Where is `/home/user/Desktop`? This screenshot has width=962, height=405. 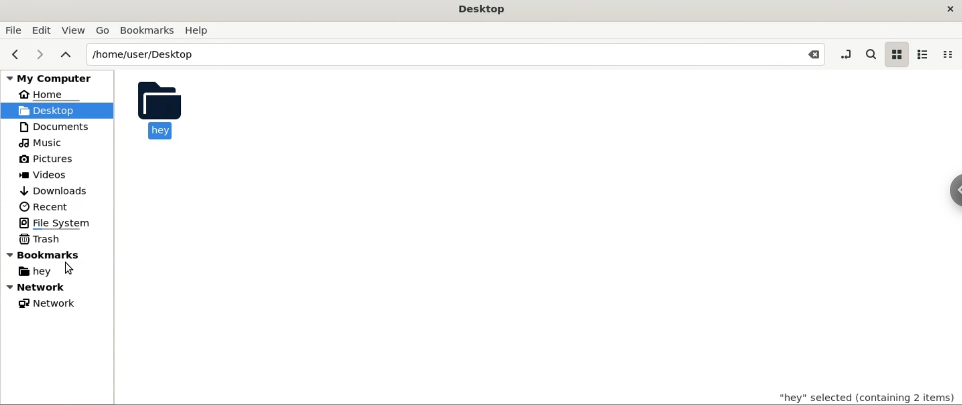
/home/user/Desktop is located at coordinates (436, 54).